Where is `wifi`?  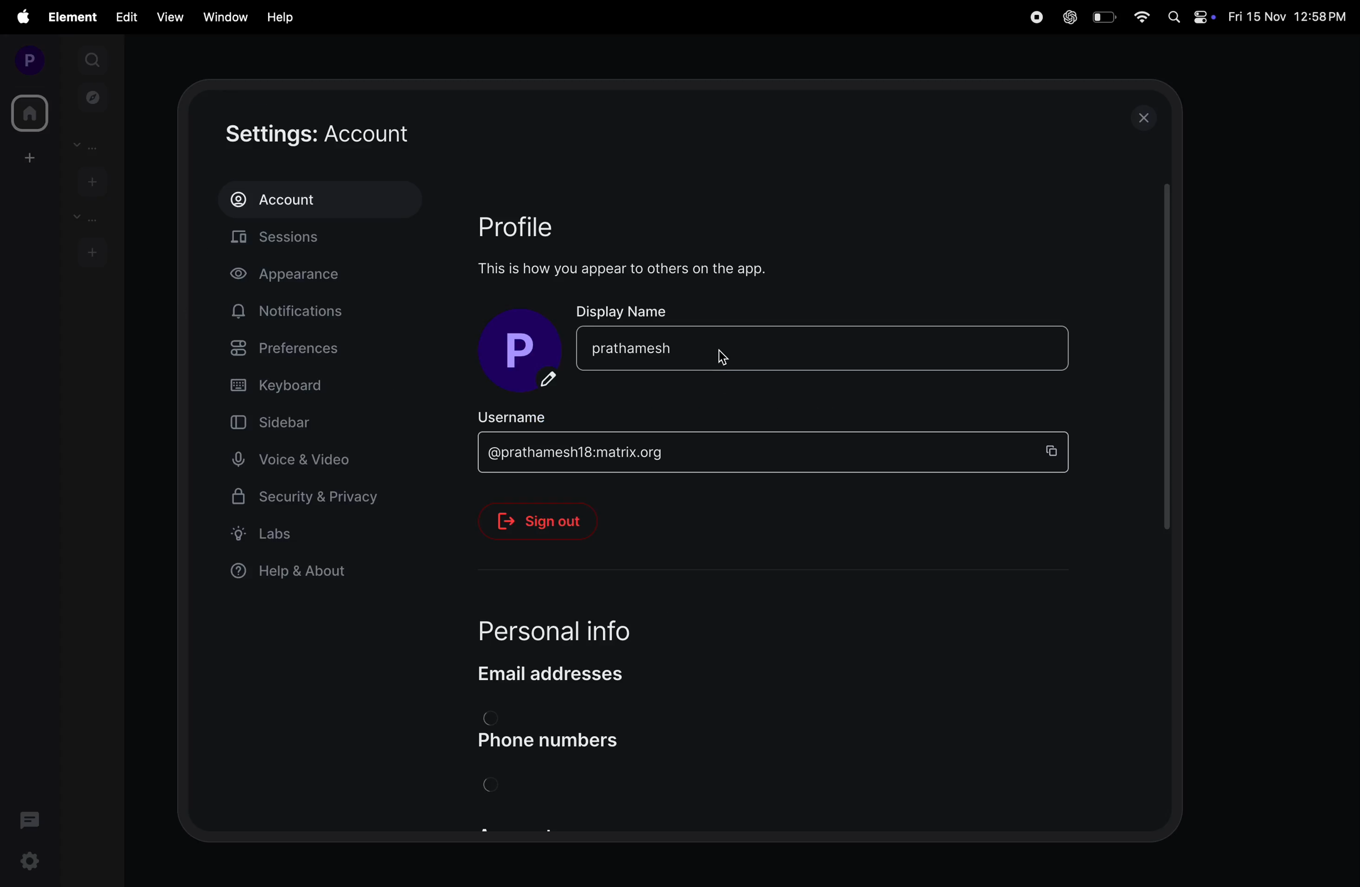 wifi is located at coordinates (1143, 18).